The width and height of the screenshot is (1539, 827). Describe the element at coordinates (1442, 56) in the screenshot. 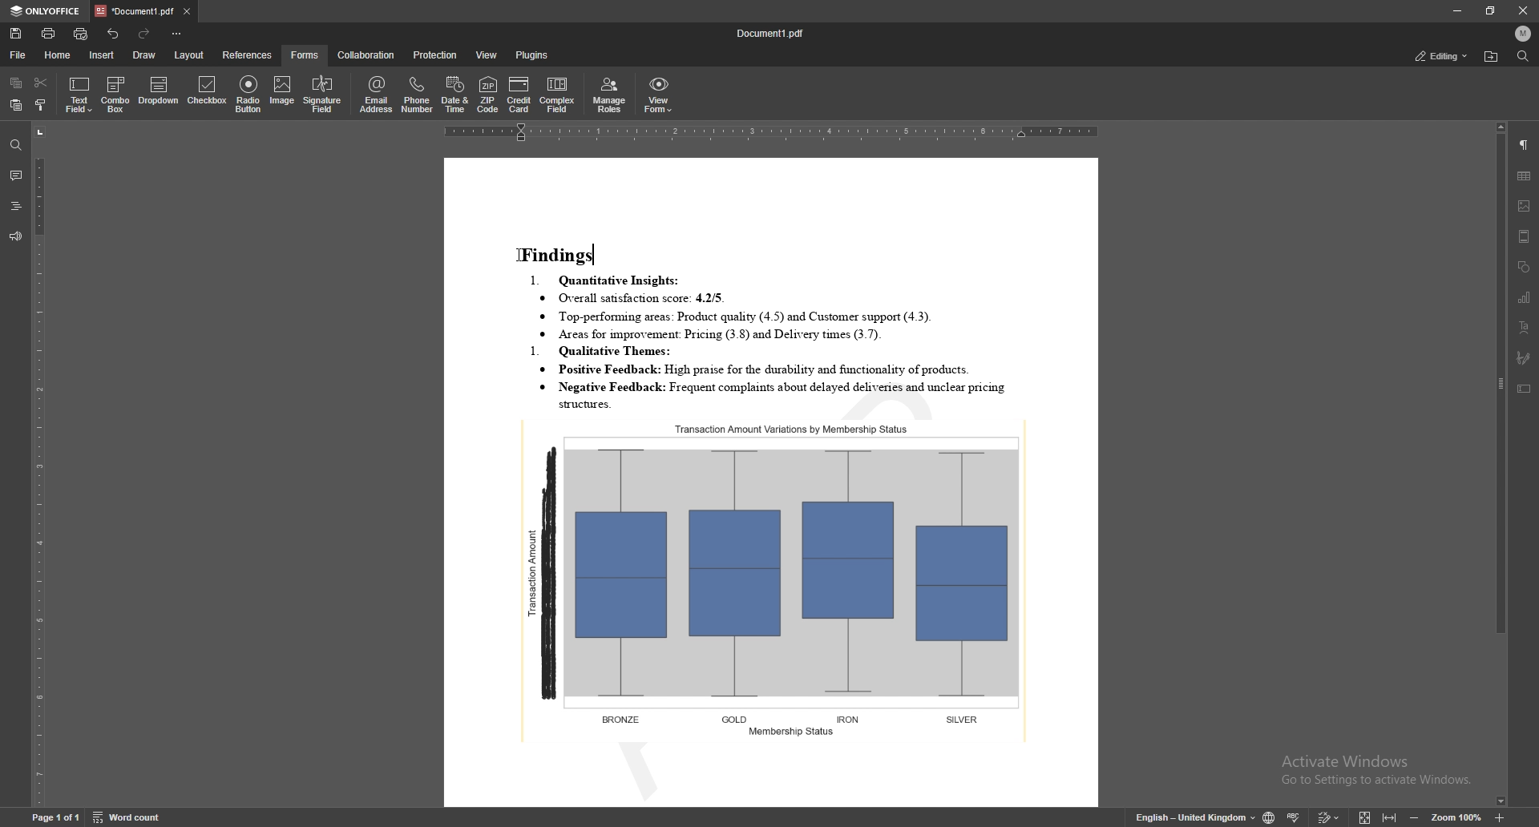

I see `status` at that location.